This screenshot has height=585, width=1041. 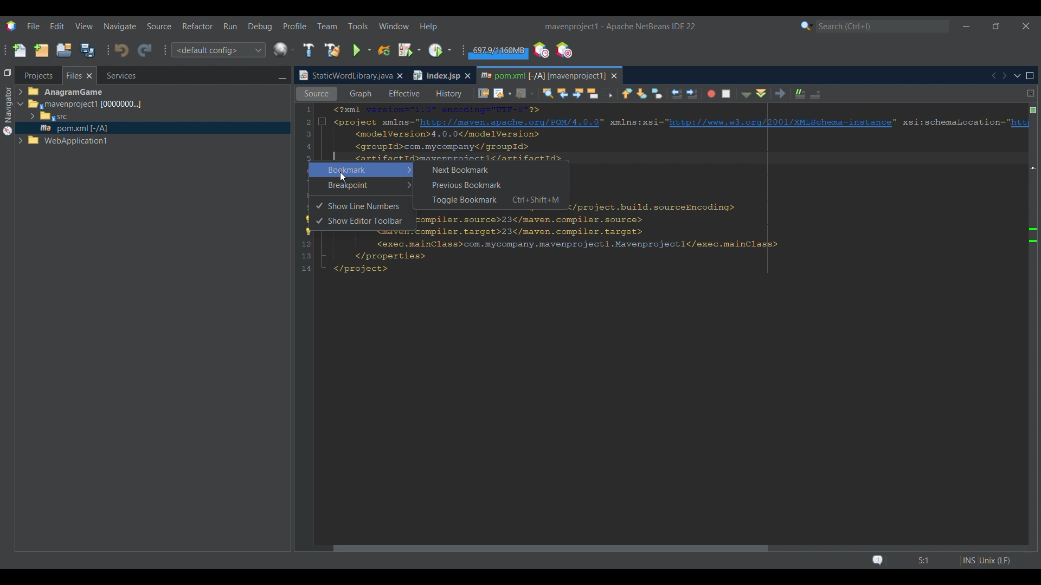 I want to click on Bookmark options highlighted by cursor, so click(x=361, y=170).